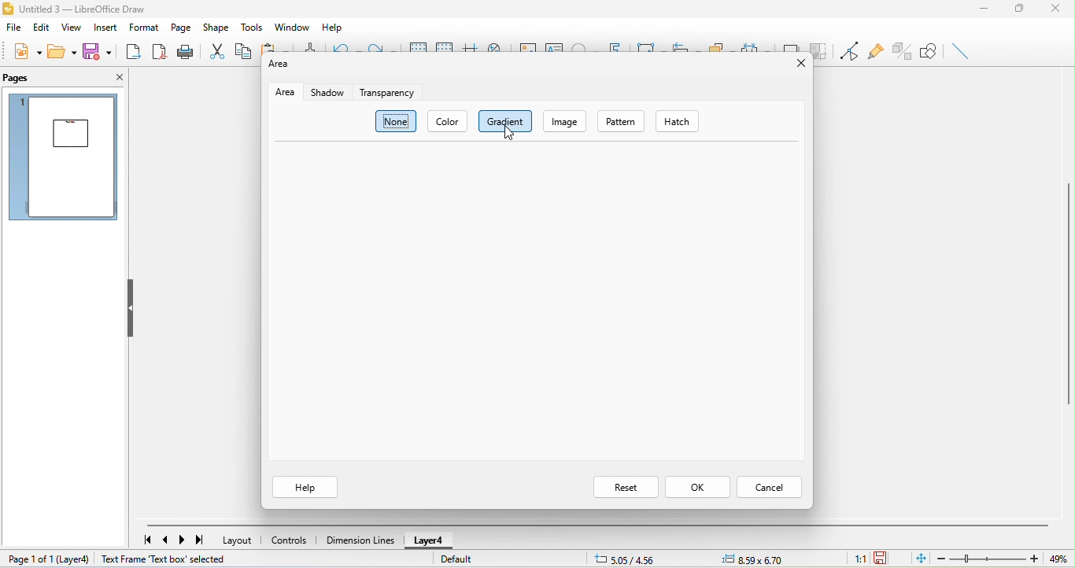 Image resolution: width=1075 pixels, height=568 pixels. What do you see at coordinates (382, 46) in the screenshot?
I see `redo` at bounding box center [382, 46].